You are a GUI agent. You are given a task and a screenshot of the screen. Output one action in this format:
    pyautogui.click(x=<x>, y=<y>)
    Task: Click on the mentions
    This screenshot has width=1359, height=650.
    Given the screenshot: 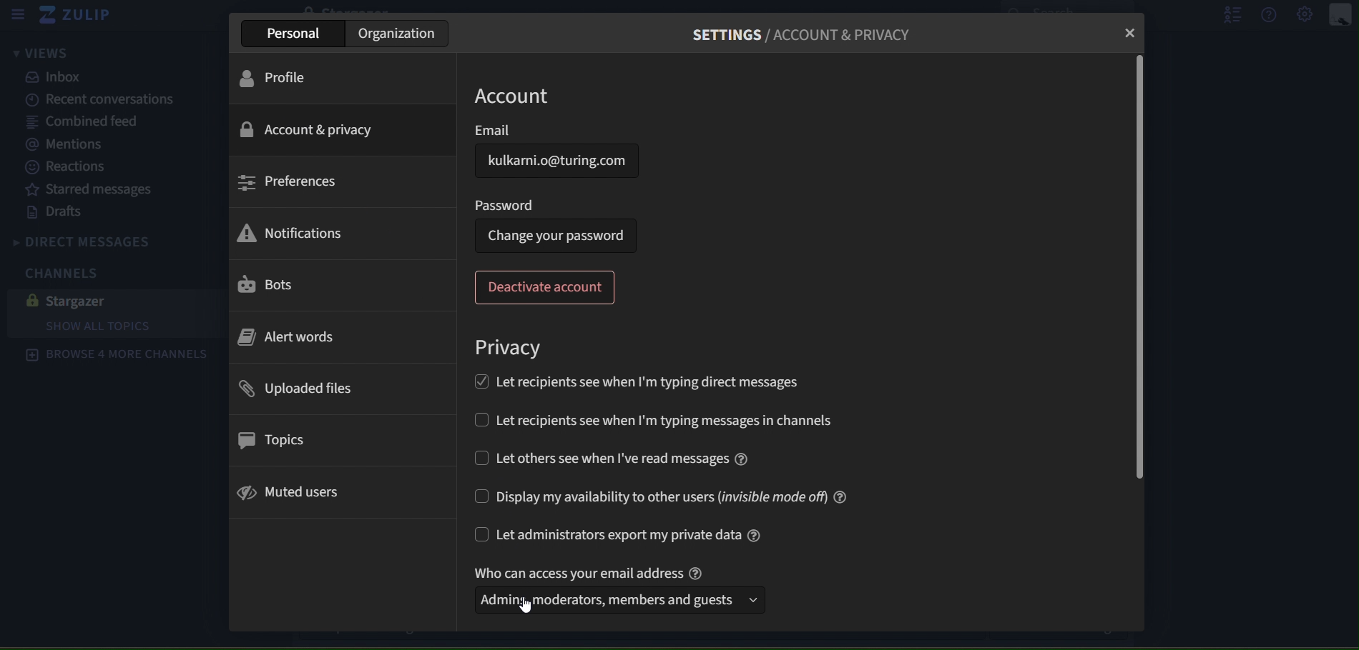 What is the action you would take?
    pyautogui.click(x=71, y=146)
    